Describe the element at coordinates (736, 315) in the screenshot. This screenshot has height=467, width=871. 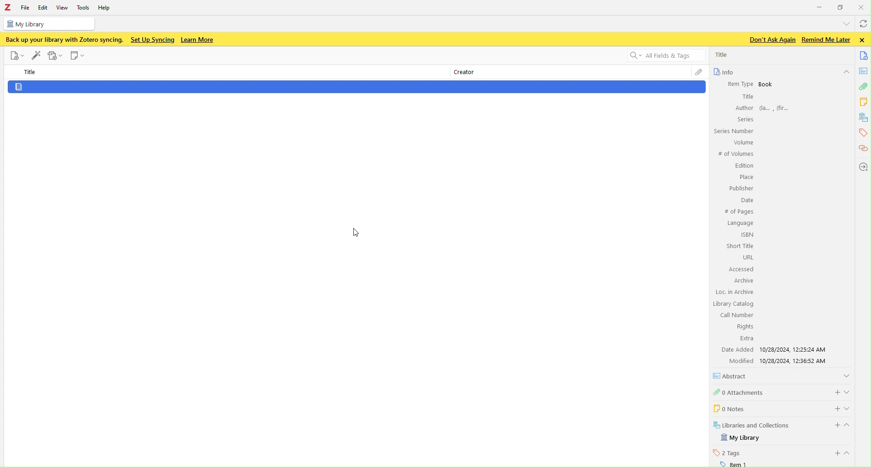
I see `Call Number` at that location.